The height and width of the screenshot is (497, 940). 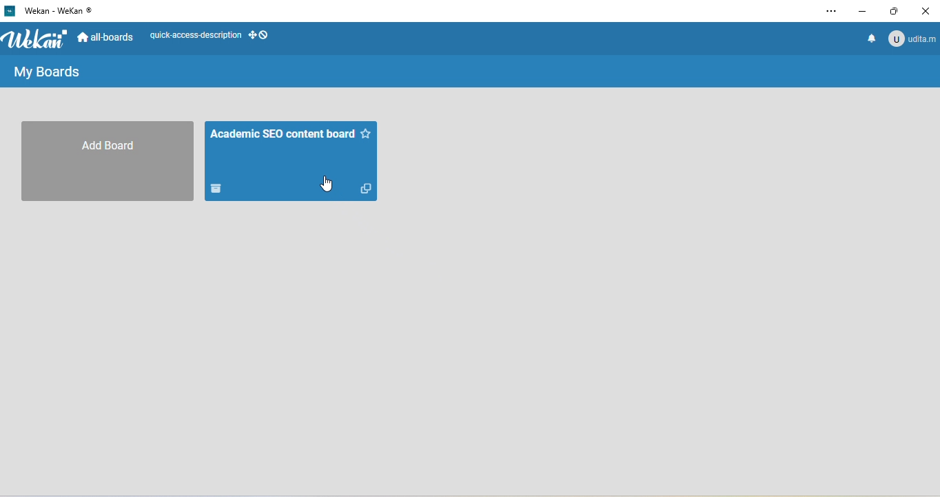 What do you see at coordinates (10, 10) in the screenshot?
I see `logo` at bounding box center [10, 10].